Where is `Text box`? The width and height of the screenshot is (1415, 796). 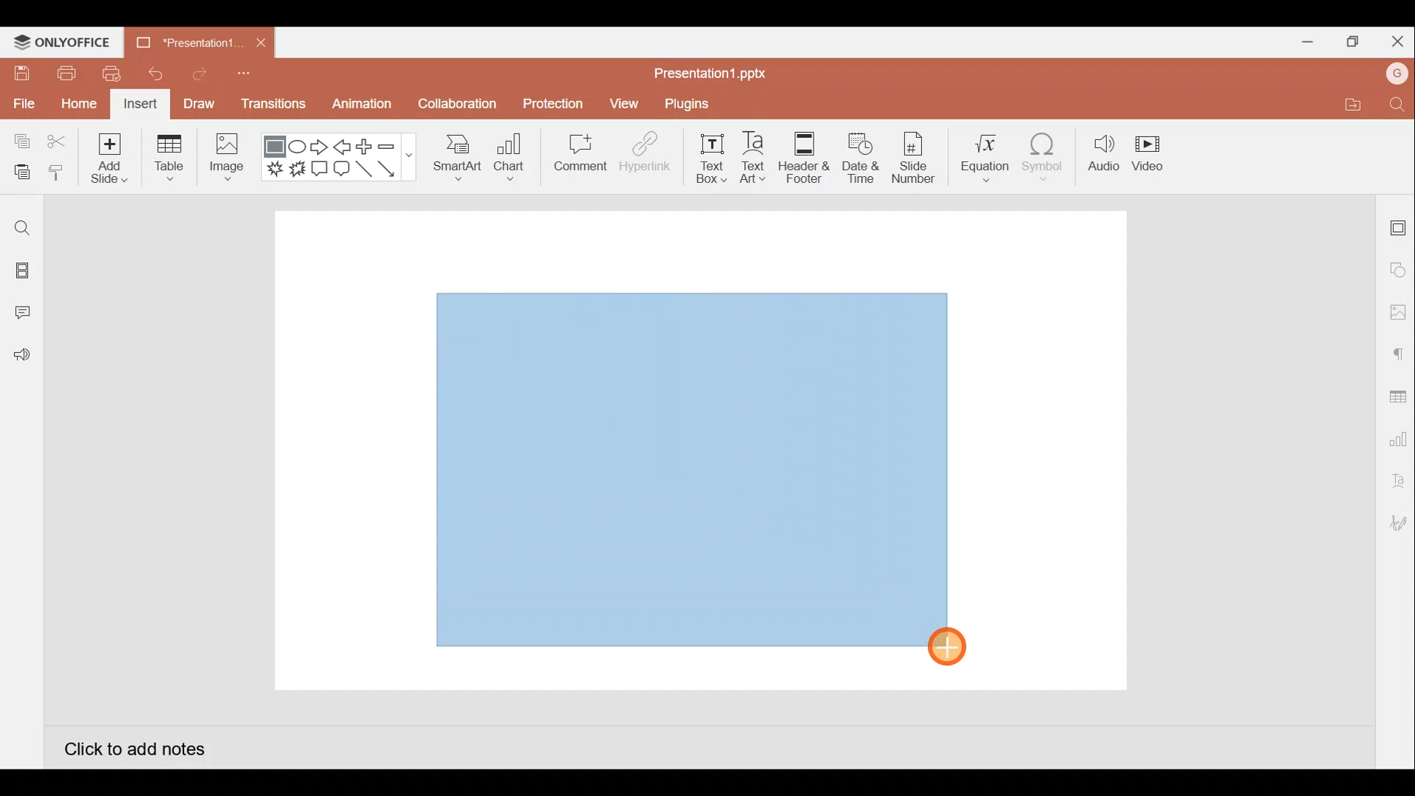
Text box is located at coordinates (713, 158).